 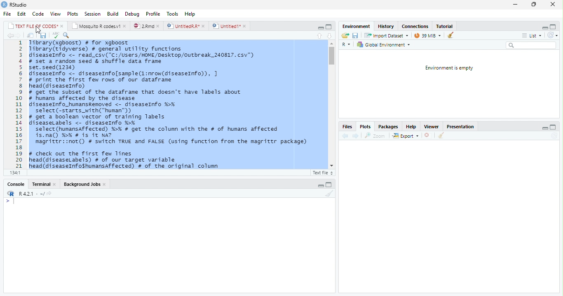 What do you see at coordinates (328, 194) in the screenshot?
I see `Clean` at bounding box center [328, 194].